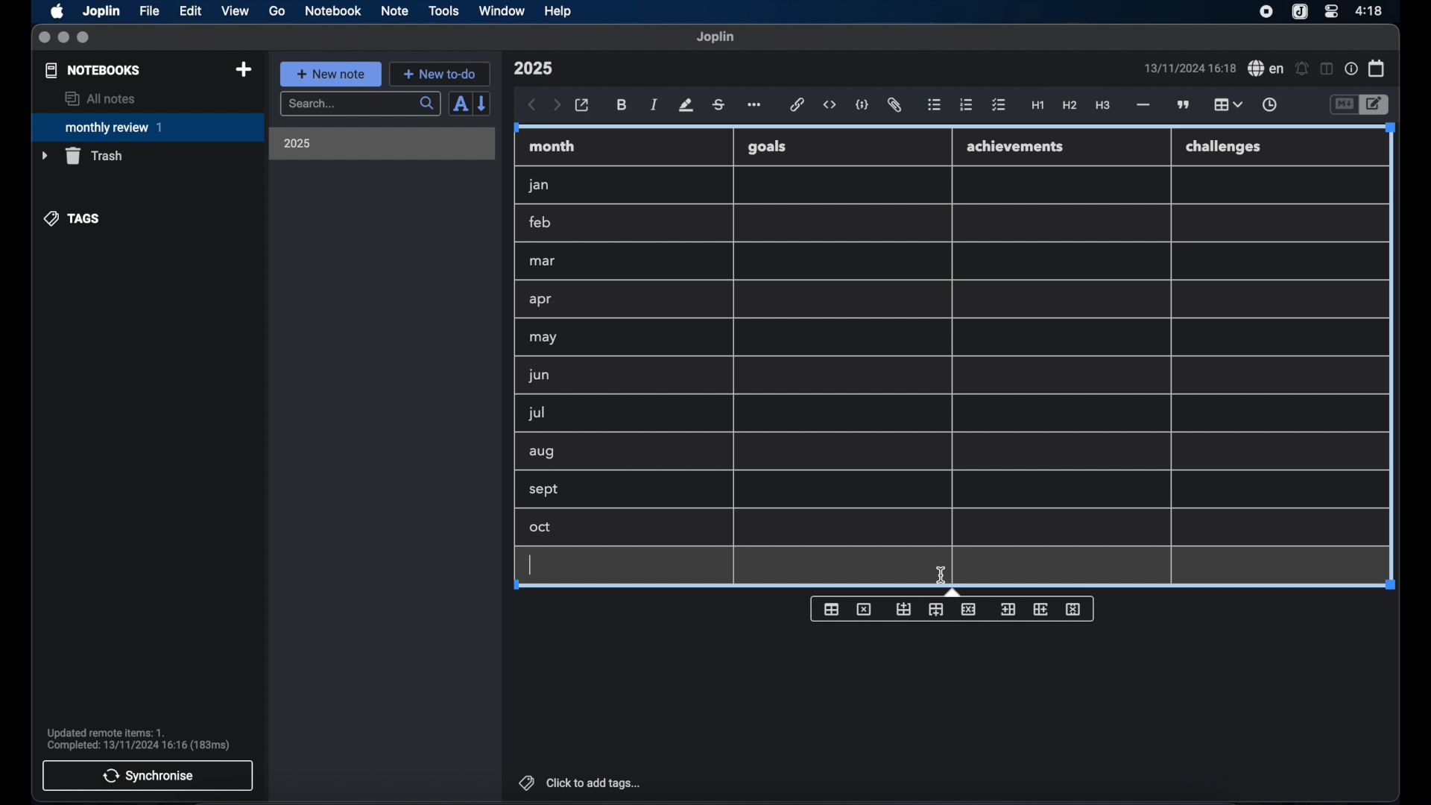 The image size is (1431, 805). I want to click on screen recorder icon, so click(1266, 12).